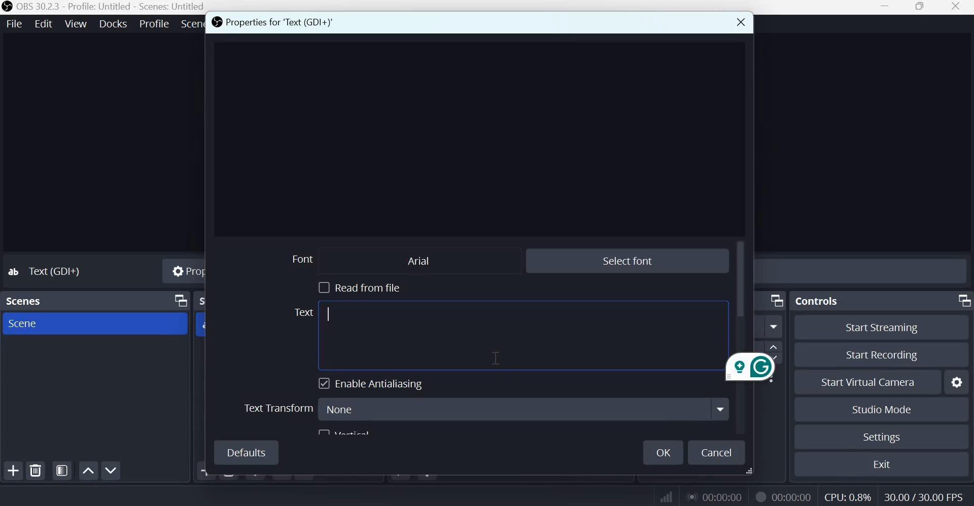 This screenshot has width=974, height=506. What do you see at coordinates (959, 8) in the screenshot?
I see `Close` at bounding box center [959, 8].